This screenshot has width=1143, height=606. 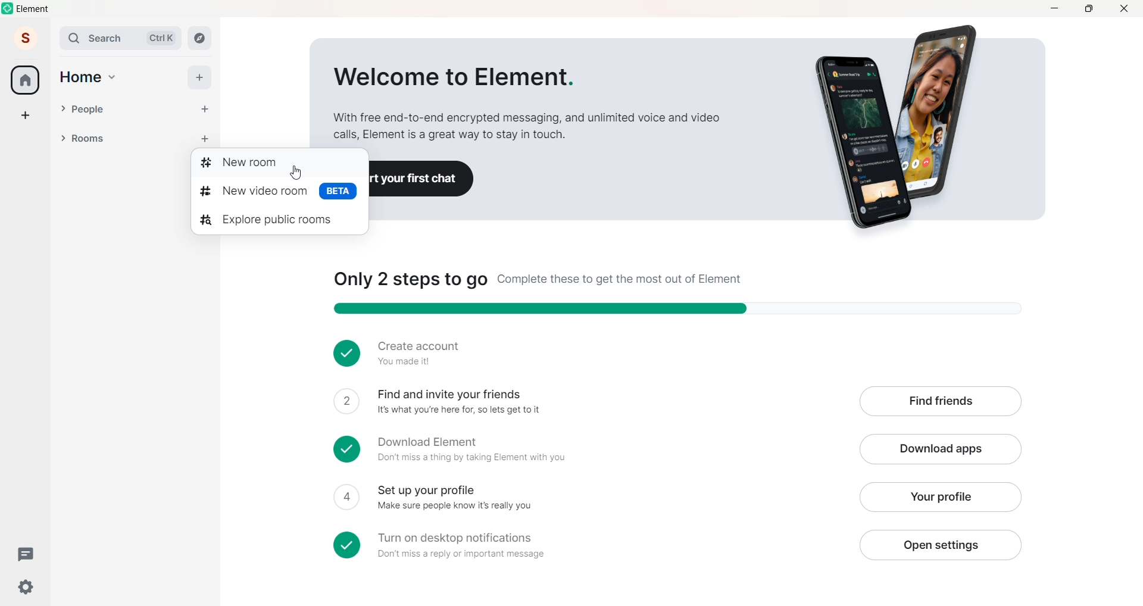 I want to click on Room Drop Down, so click(x=63, y=138).